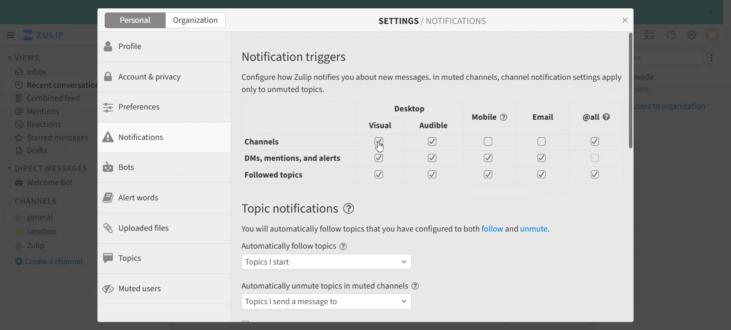  Describe the element at coordinates (490, 117) in the screenshot. I see `Mobile` at that location.